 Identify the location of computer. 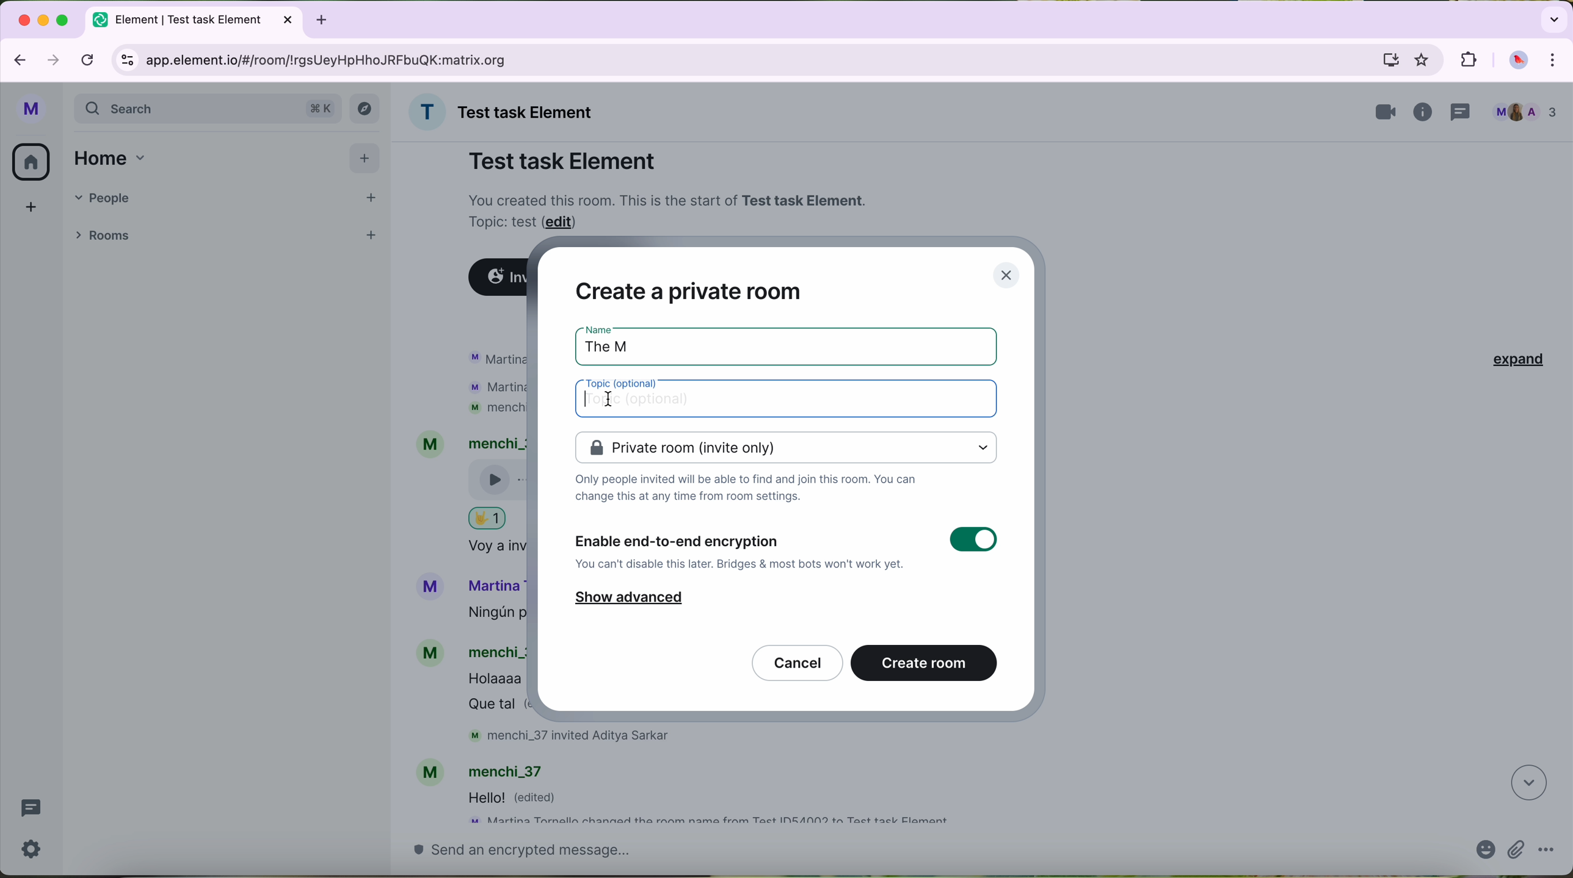
(1390, 59).